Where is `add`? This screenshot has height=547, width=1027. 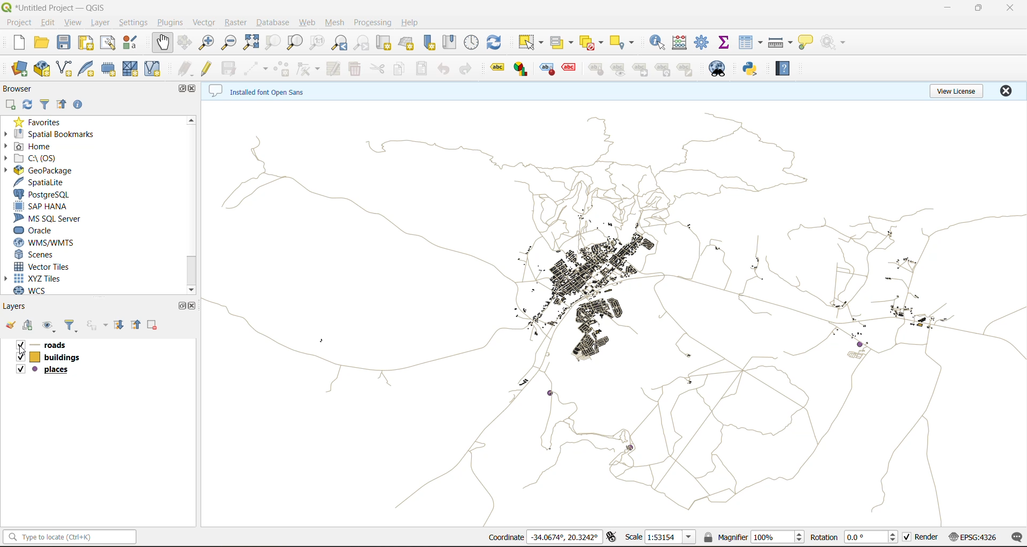 add is located at coordinates (12, 107).